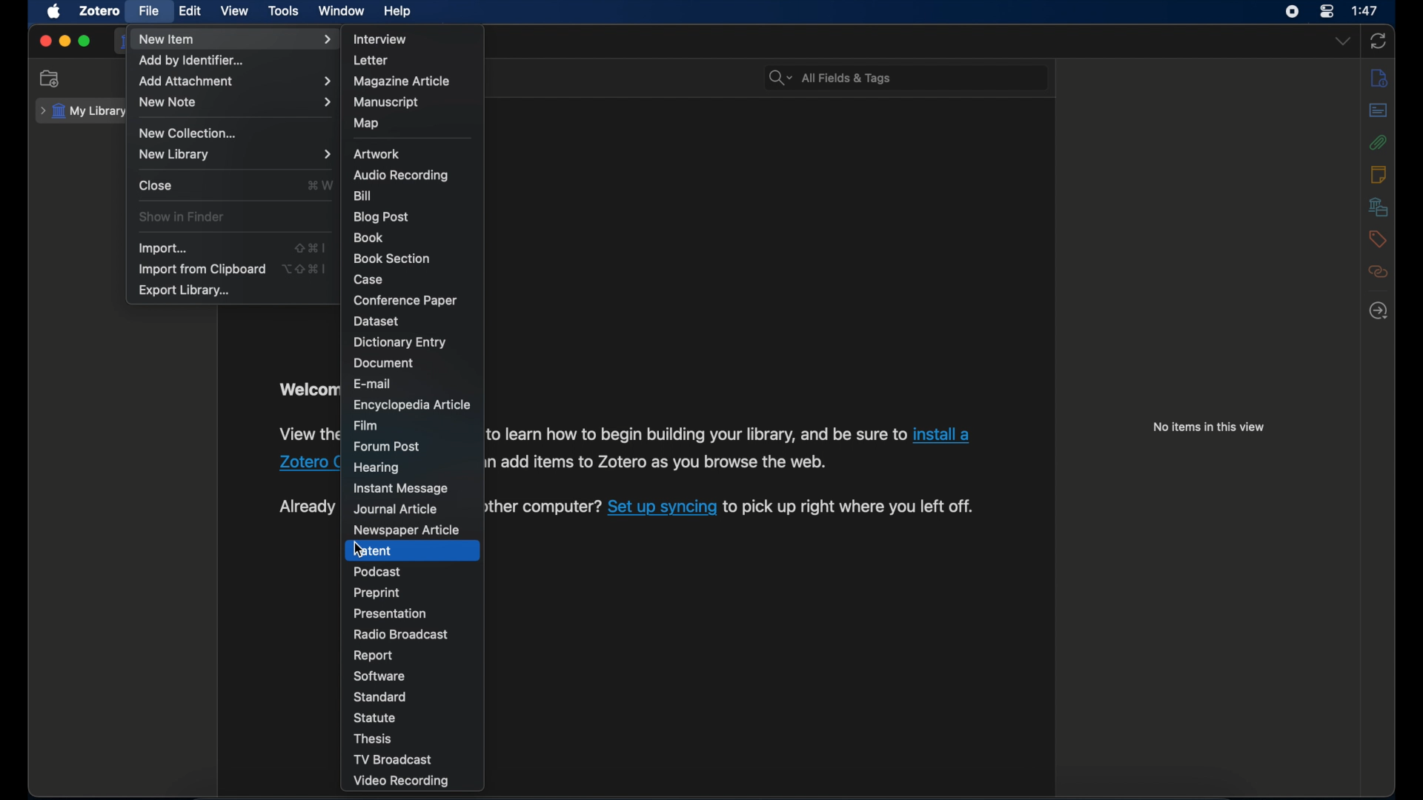  What do you see at coordinates (903, 77) in the screenshot?
I see `All Fields & Tags` at bounding box center [903, 77].